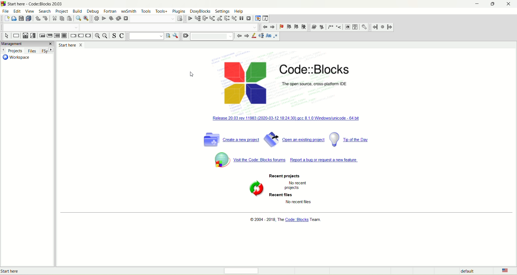  Describe the element at coordinates (92, 12) in the screenshot. I see `debug` at that location.